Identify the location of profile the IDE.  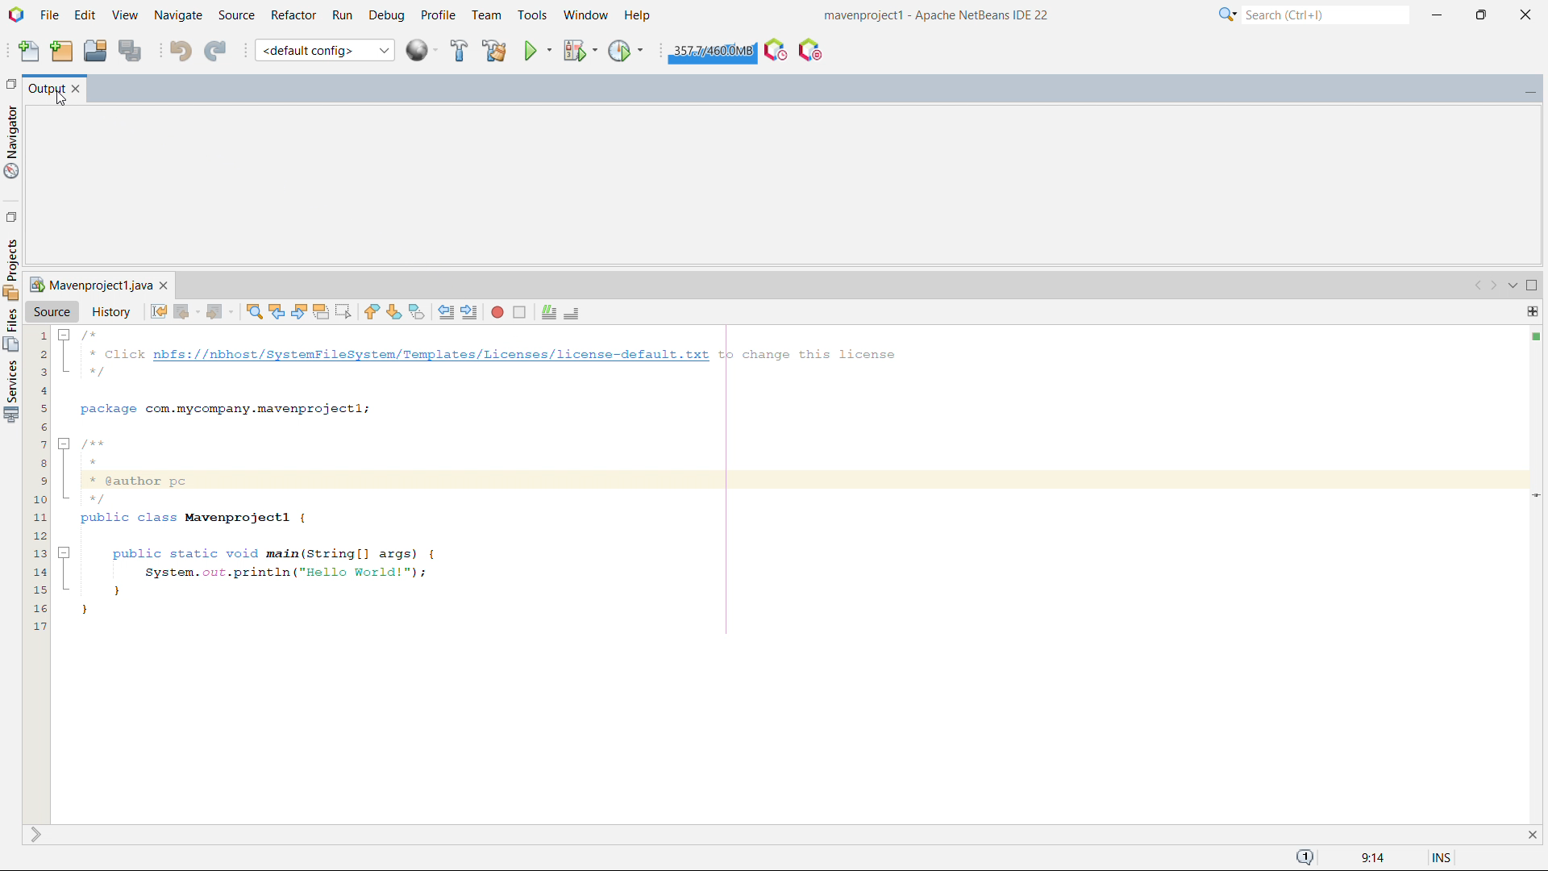
(776, 49).